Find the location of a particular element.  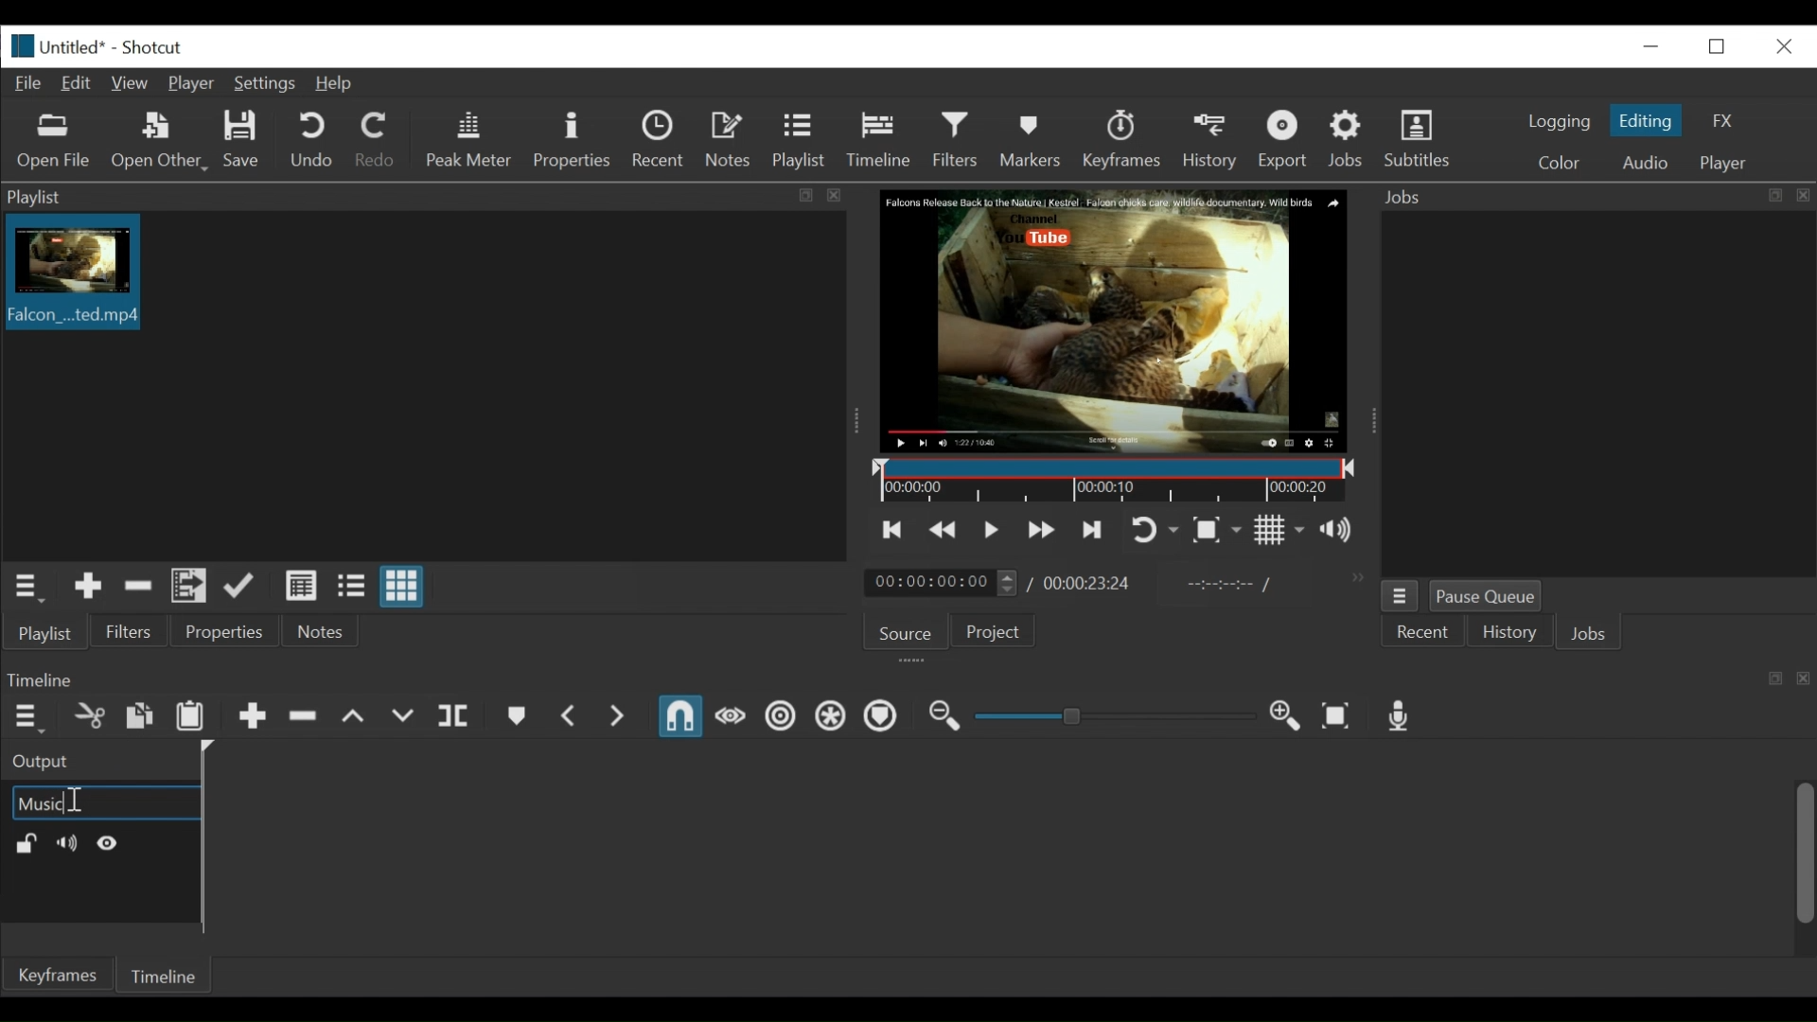

Jons is located at coordinates (1591, 635).